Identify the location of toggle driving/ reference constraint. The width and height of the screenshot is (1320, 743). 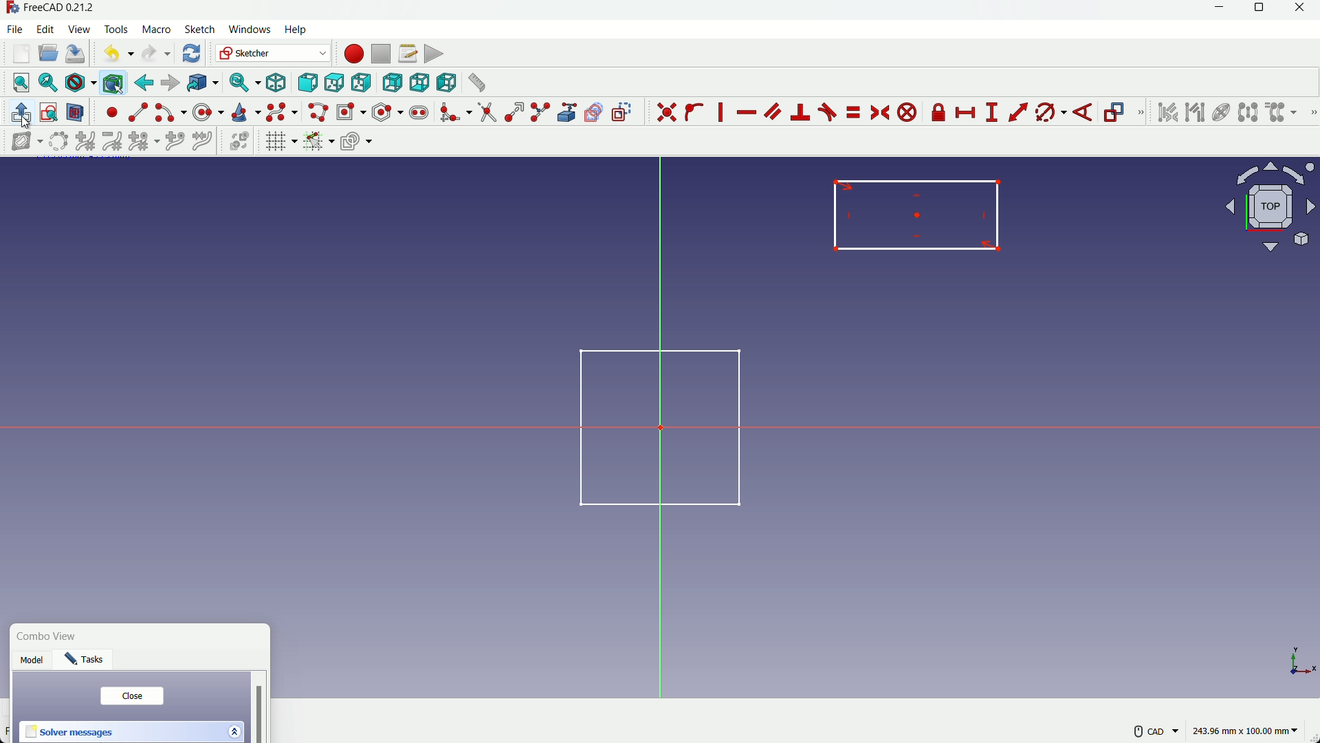
(1116, 114).